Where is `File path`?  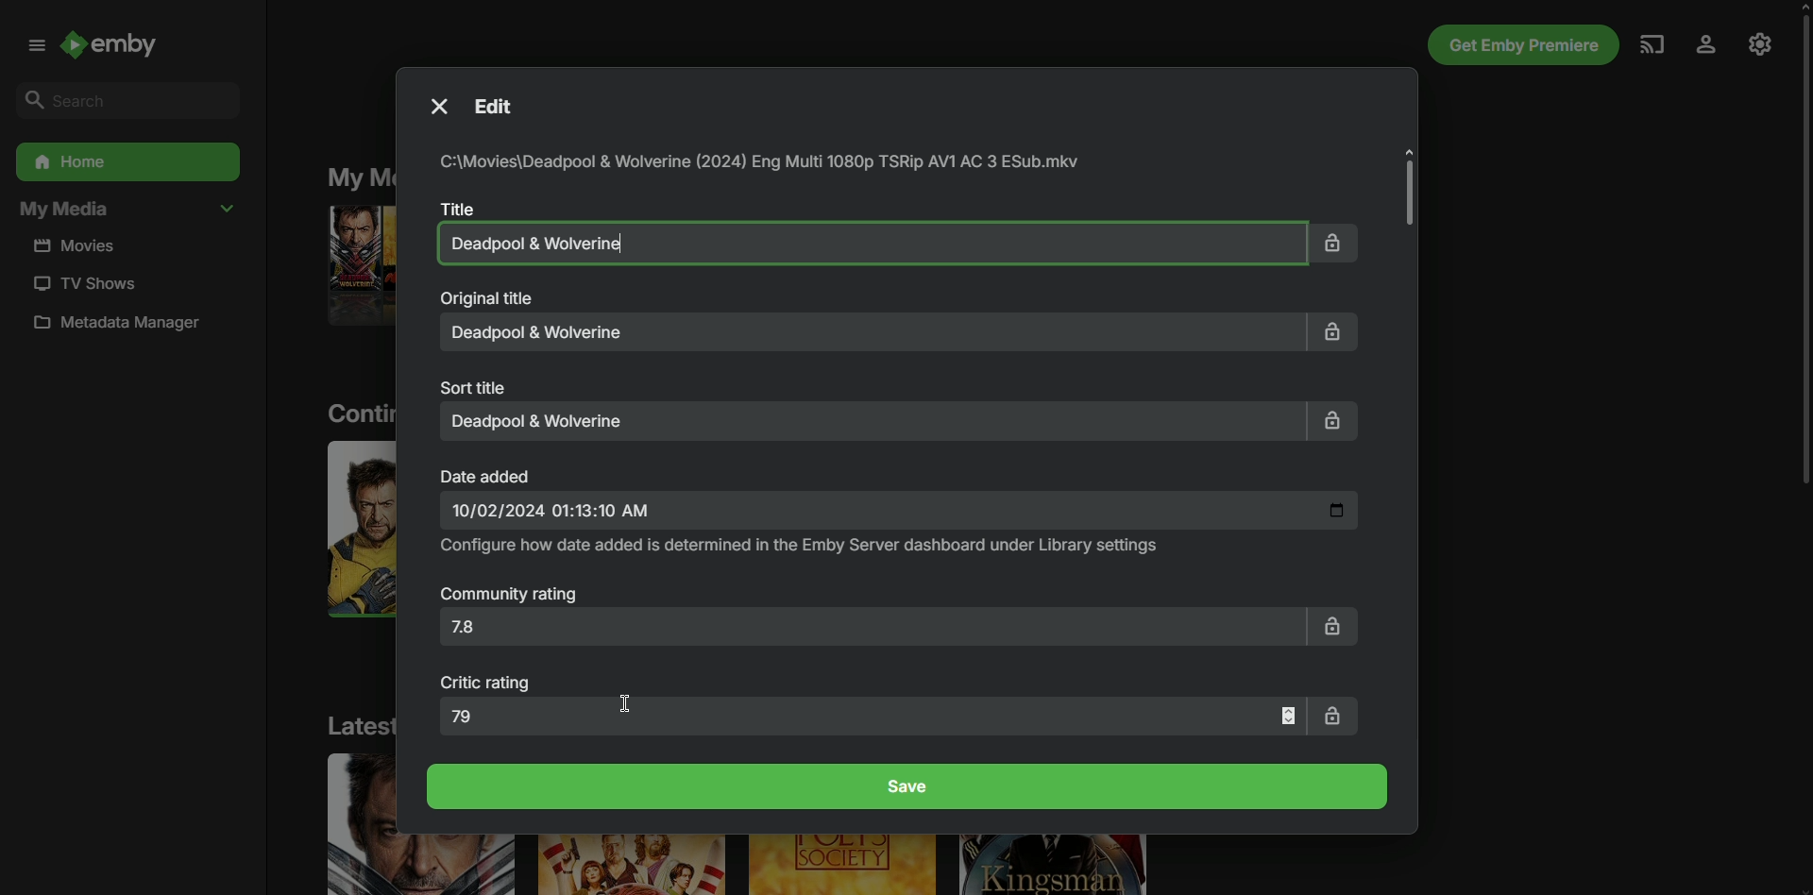
File path is located at coordinates (767, 163).